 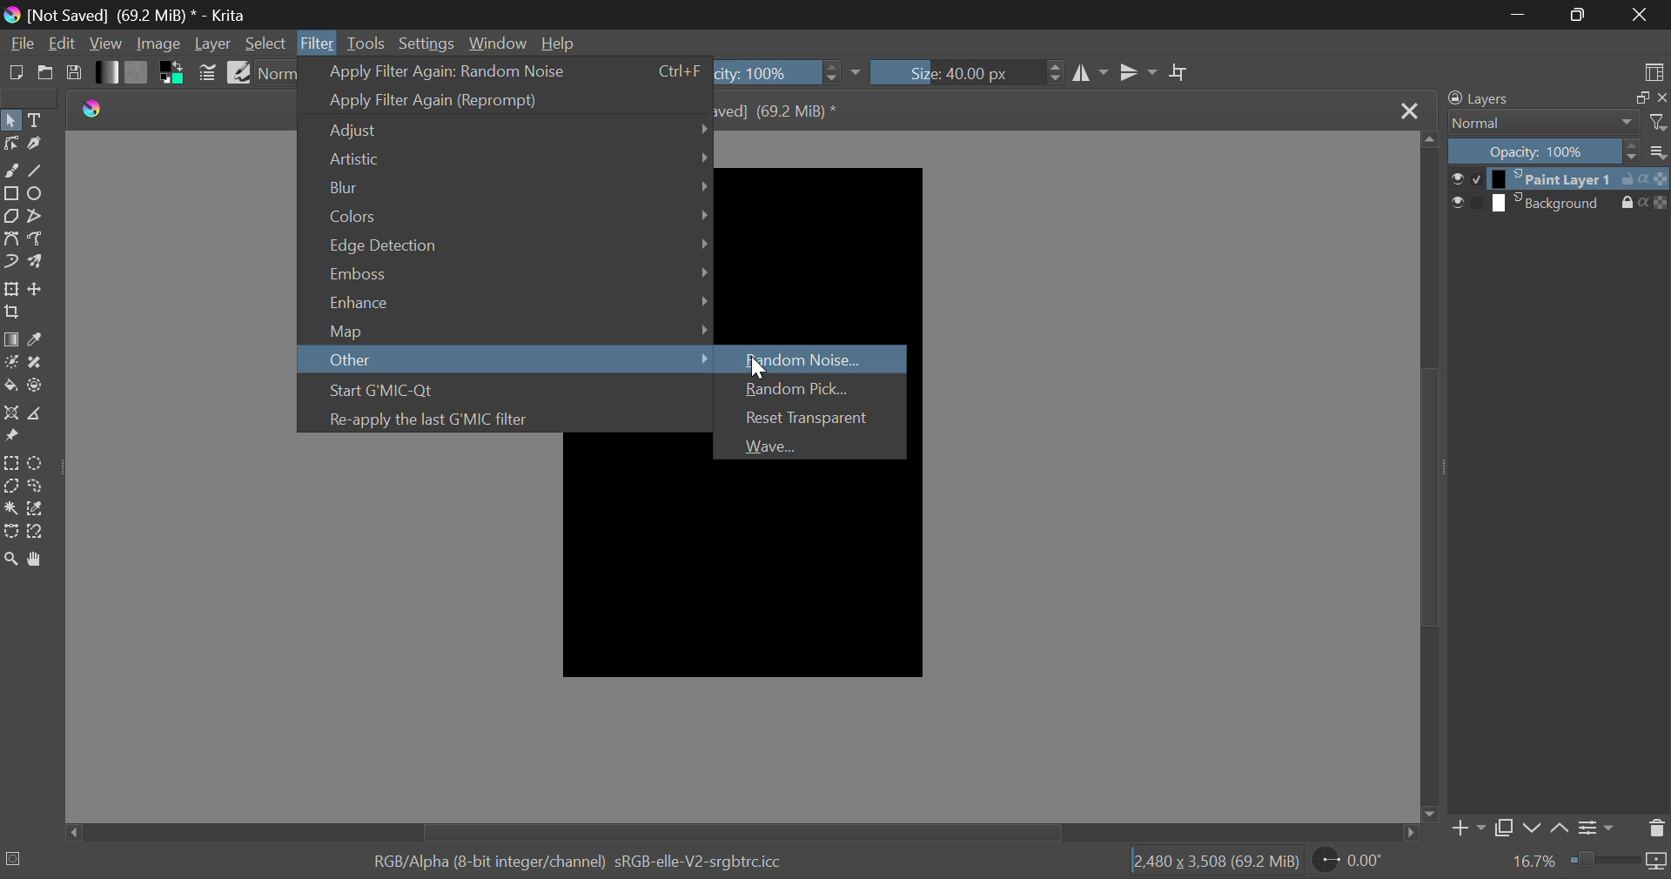 I want to click on progress wheel, so click(x=16, y=858).